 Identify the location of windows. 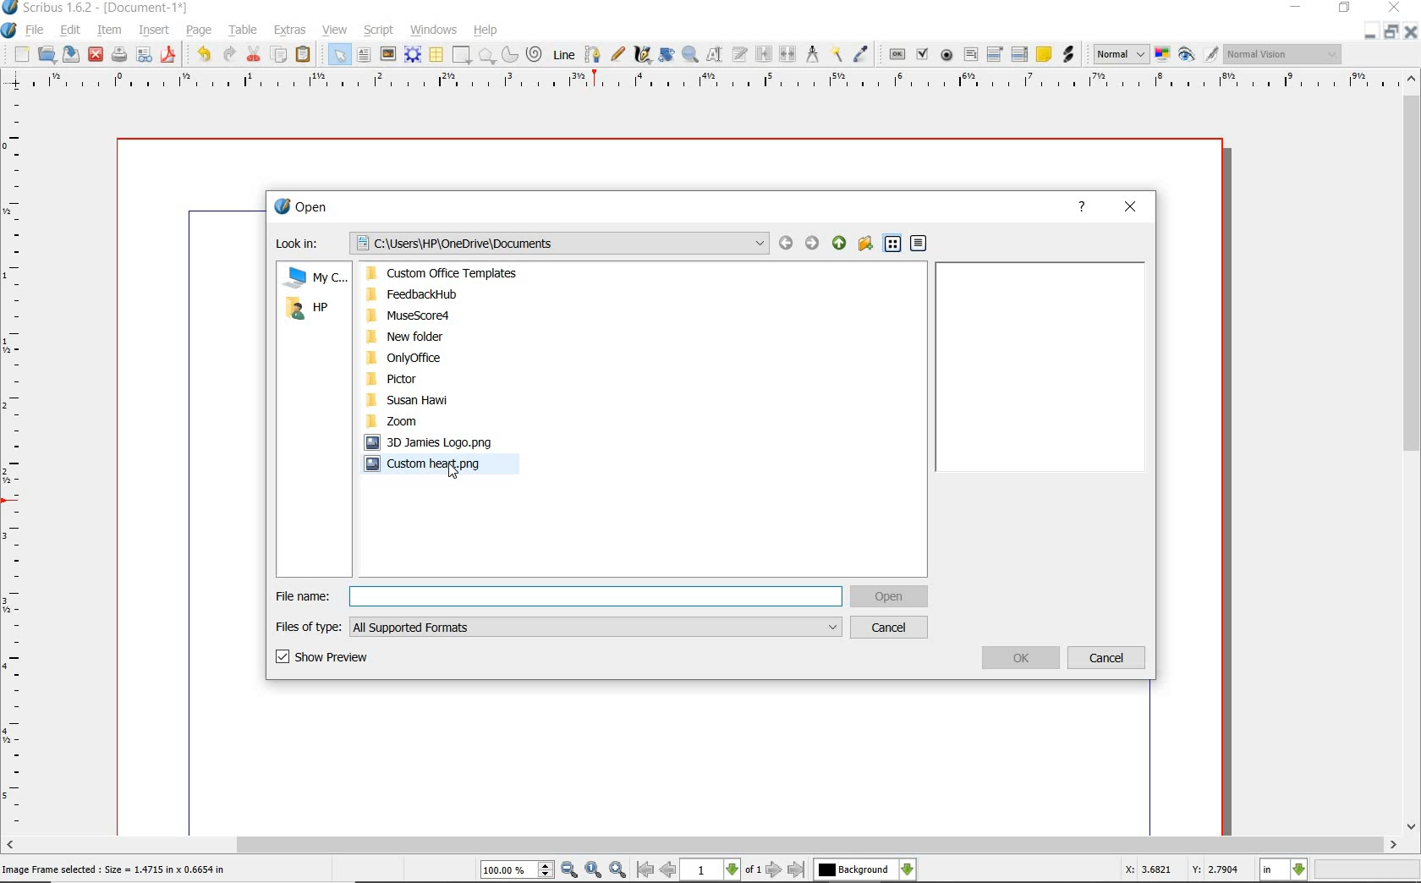
(433, 30).